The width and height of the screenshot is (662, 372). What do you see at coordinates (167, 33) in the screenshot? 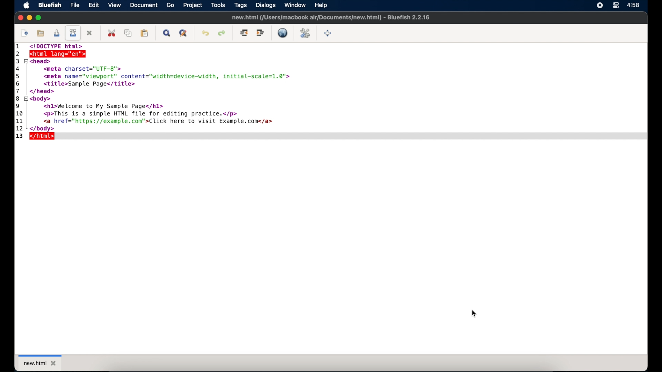
I see `show find bar` at bounding box center [167, 33].